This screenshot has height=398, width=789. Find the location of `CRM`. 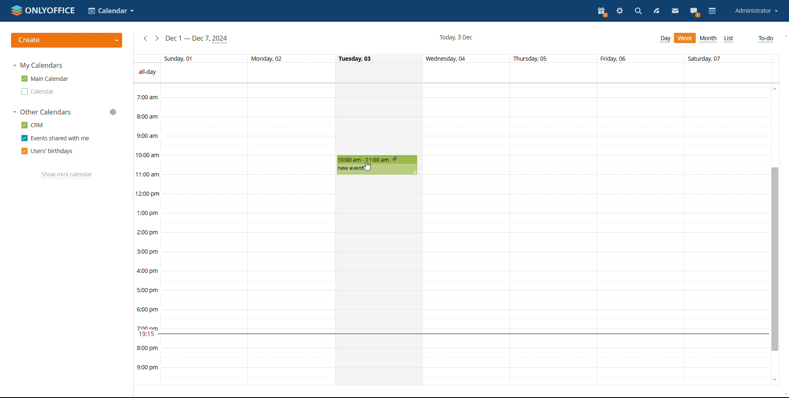

CRM is located at coordinates (32, 125).